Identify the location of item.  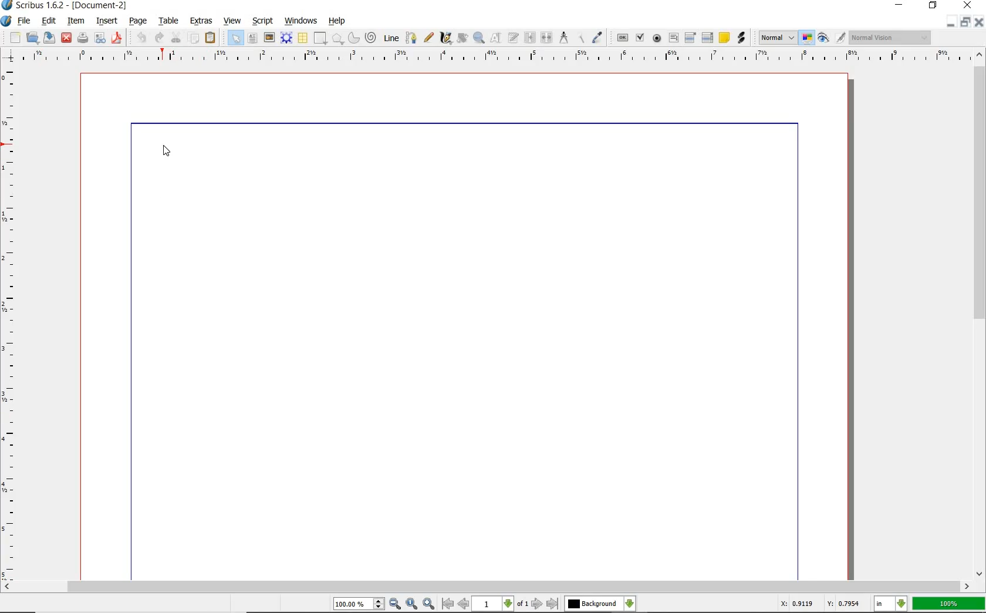
(78, 22).